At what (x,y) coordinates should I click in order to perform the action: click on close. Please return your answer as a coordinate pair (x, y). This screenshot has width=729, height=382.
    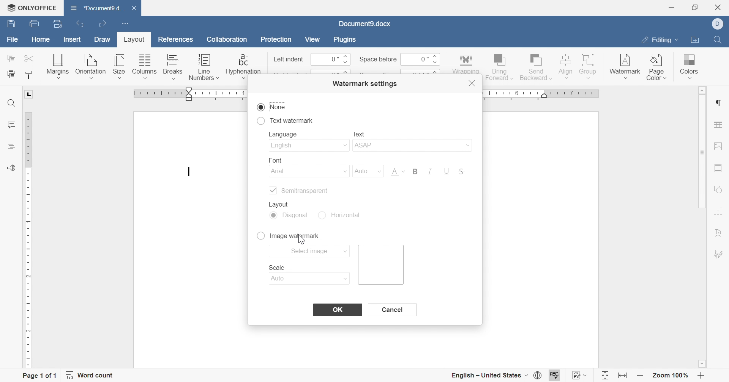
    Looking at the image, I should click on (138, 9).